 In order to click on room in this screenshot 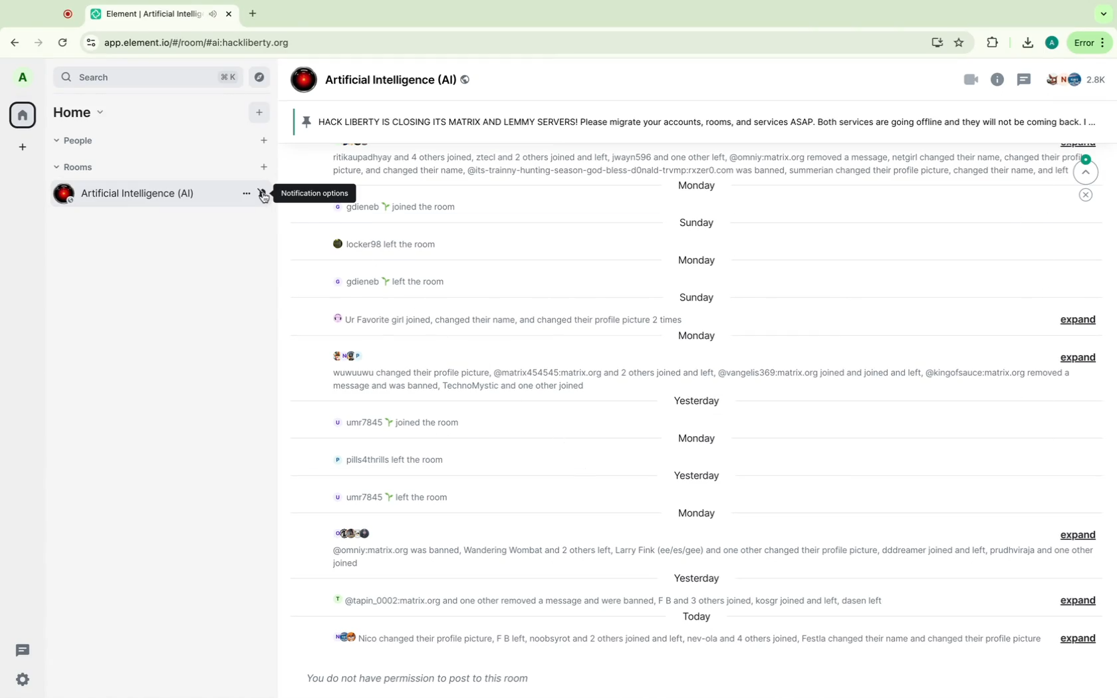, I will do `click(124, 194)`.